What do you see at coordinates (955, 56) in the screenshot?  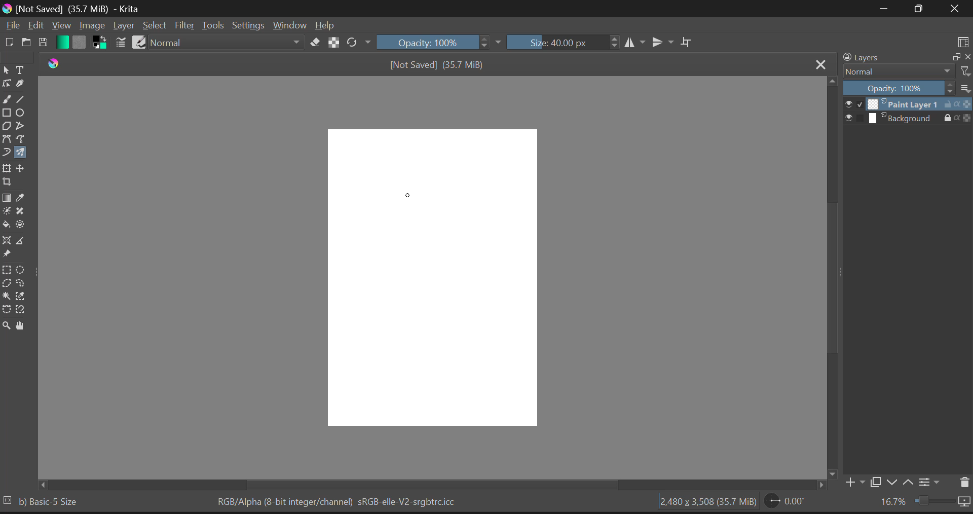 I see `minimize` at bounding box center [955, 56].